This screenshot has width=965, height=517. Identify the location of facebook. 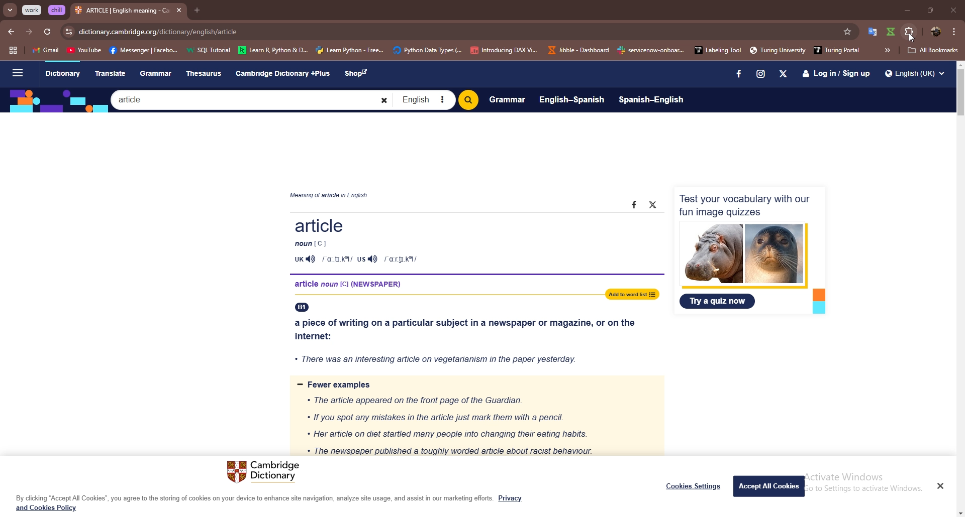
(734, 74).